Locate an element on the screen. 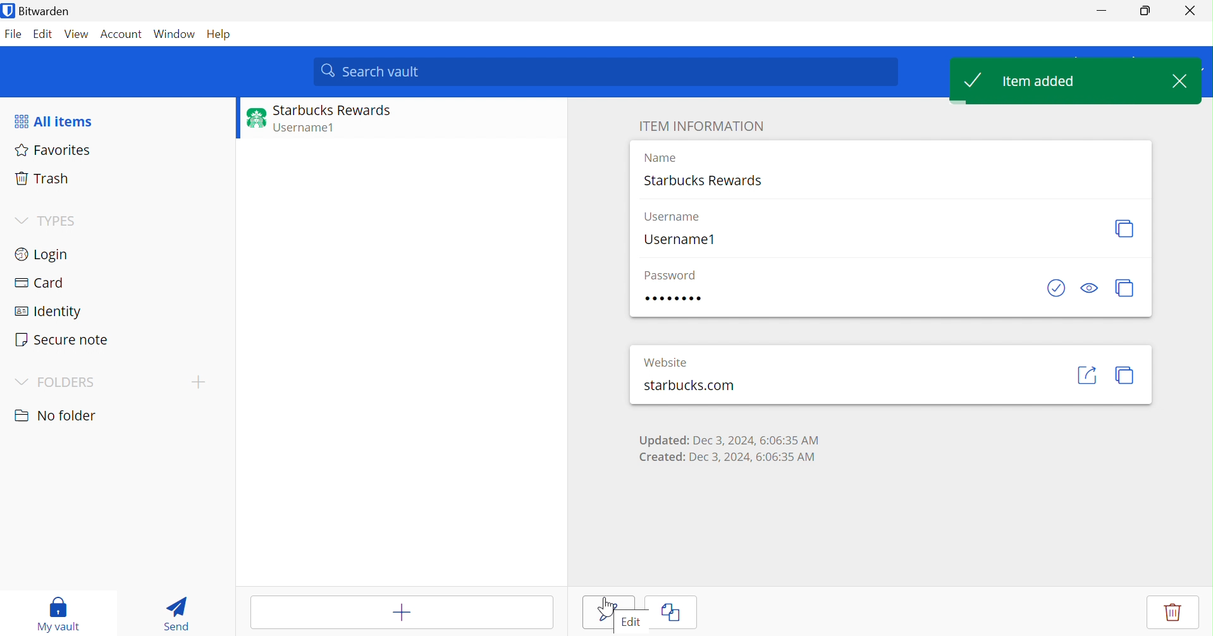 The width and height of the screenshot is (1213, 636). View is located at coordinates (77, 36).